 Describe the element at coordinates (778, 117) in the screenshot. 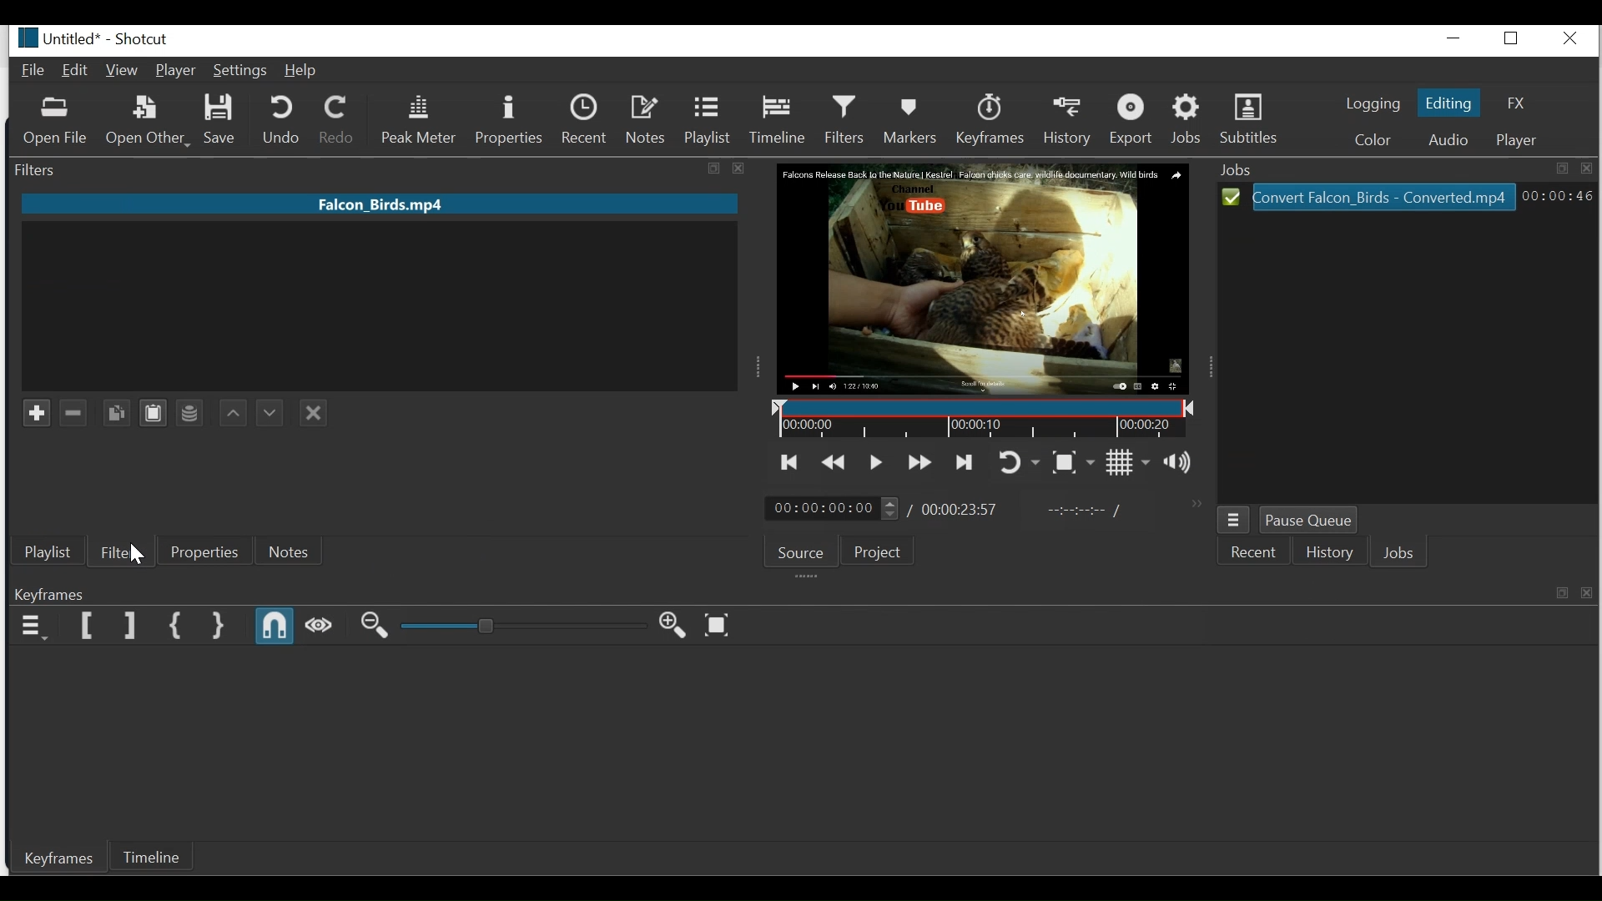

I see `Timeline` at that location.